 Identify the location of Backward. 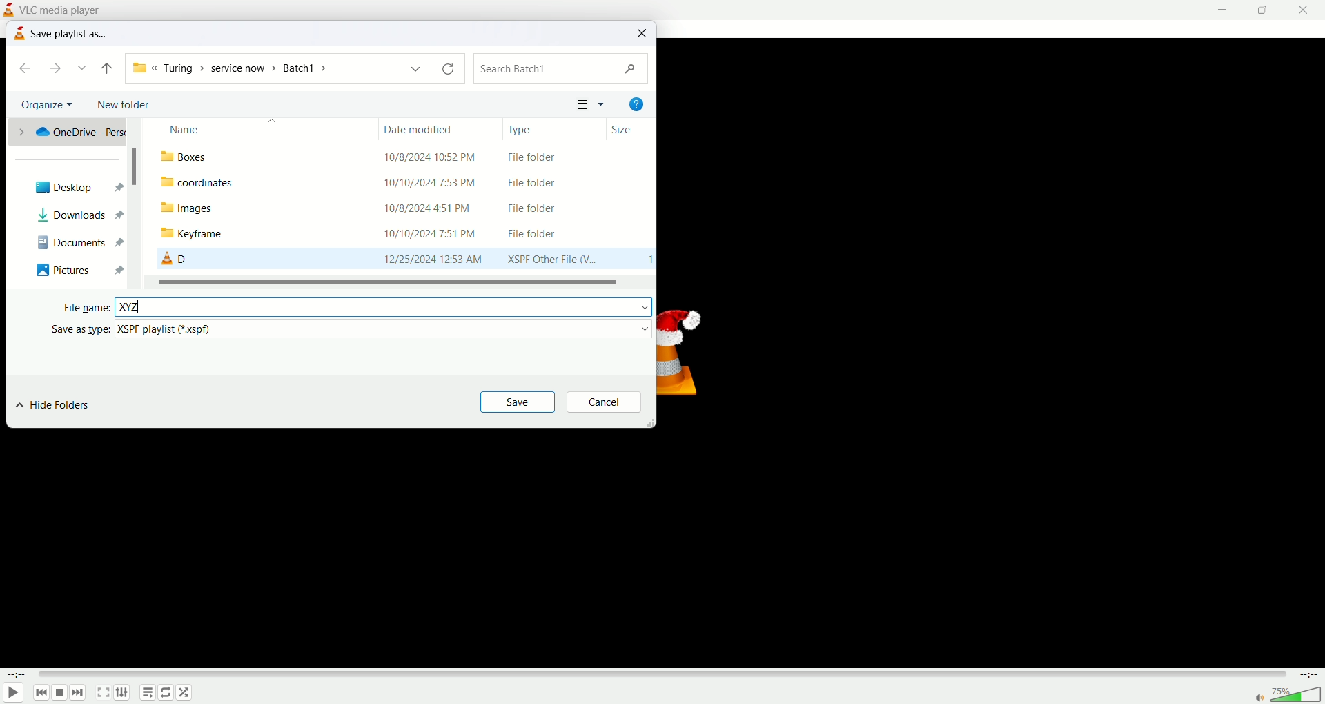
(106, 68).